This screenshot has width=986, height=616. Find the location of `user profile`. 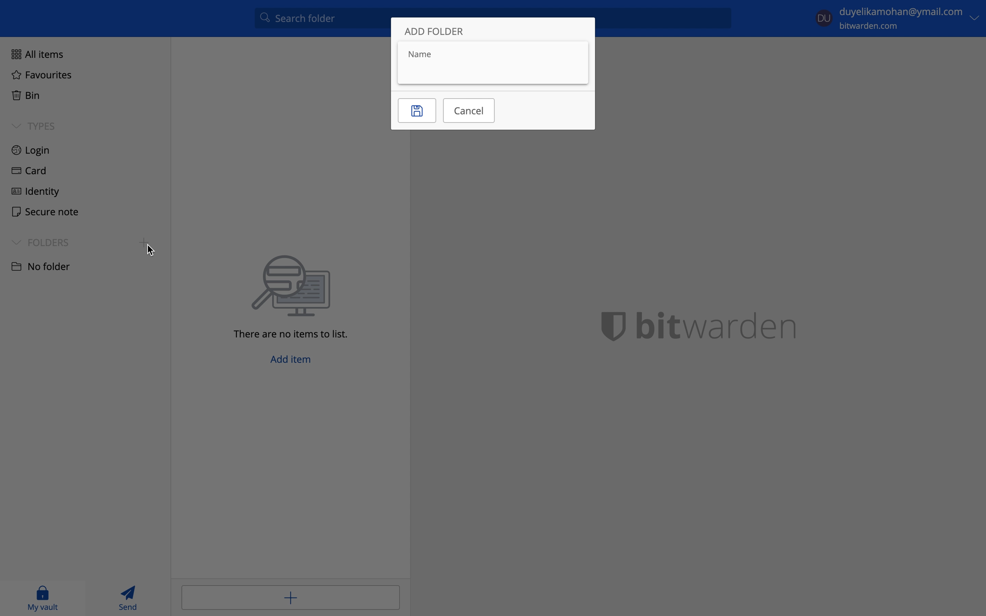

user profile is located at coordinates (824, 17).